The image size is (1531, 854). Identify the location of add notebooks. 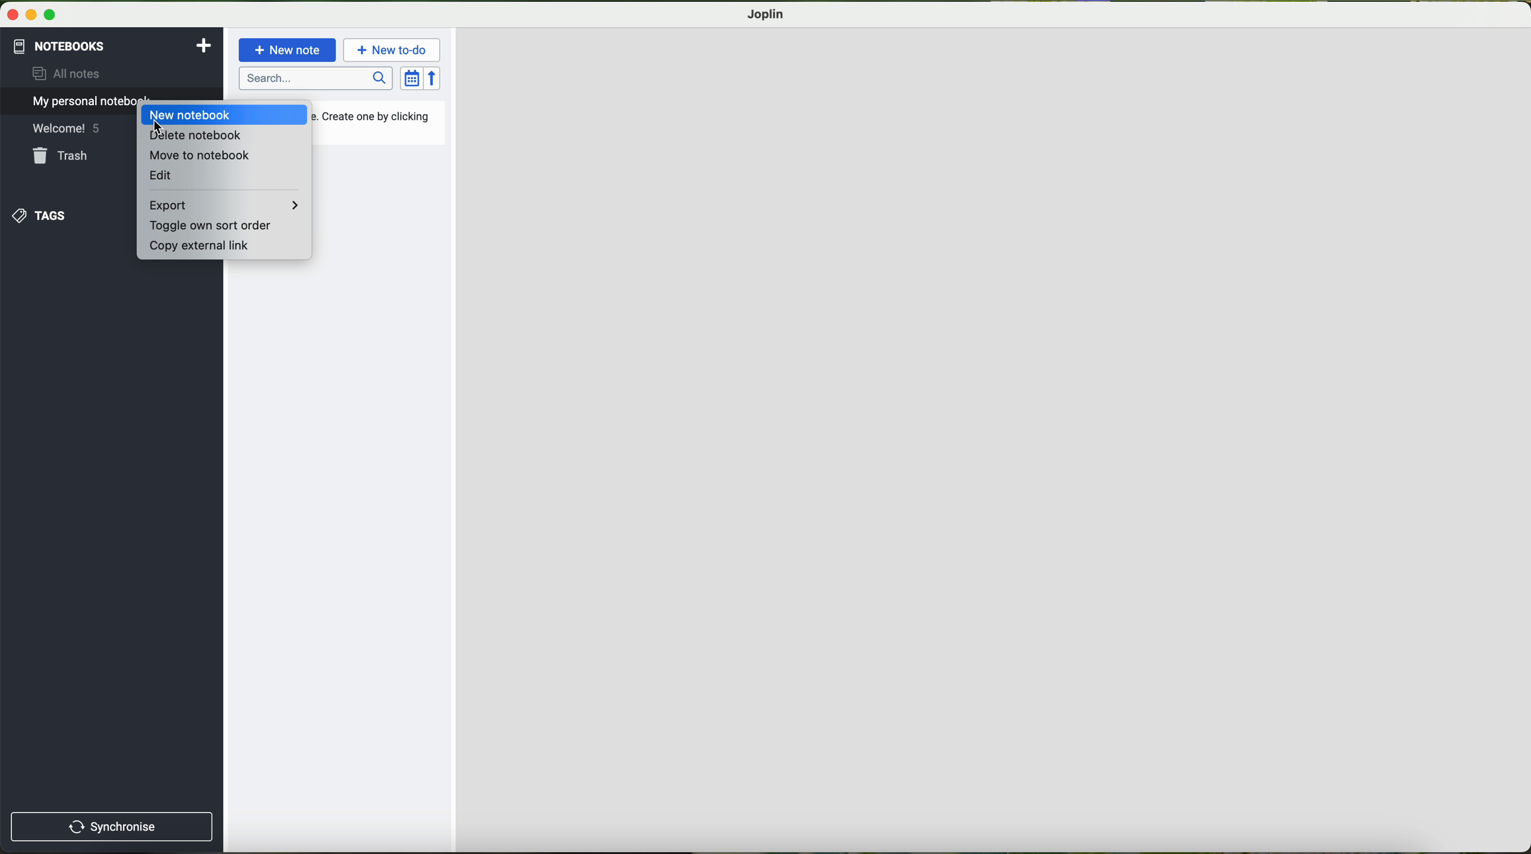
(202, 45).